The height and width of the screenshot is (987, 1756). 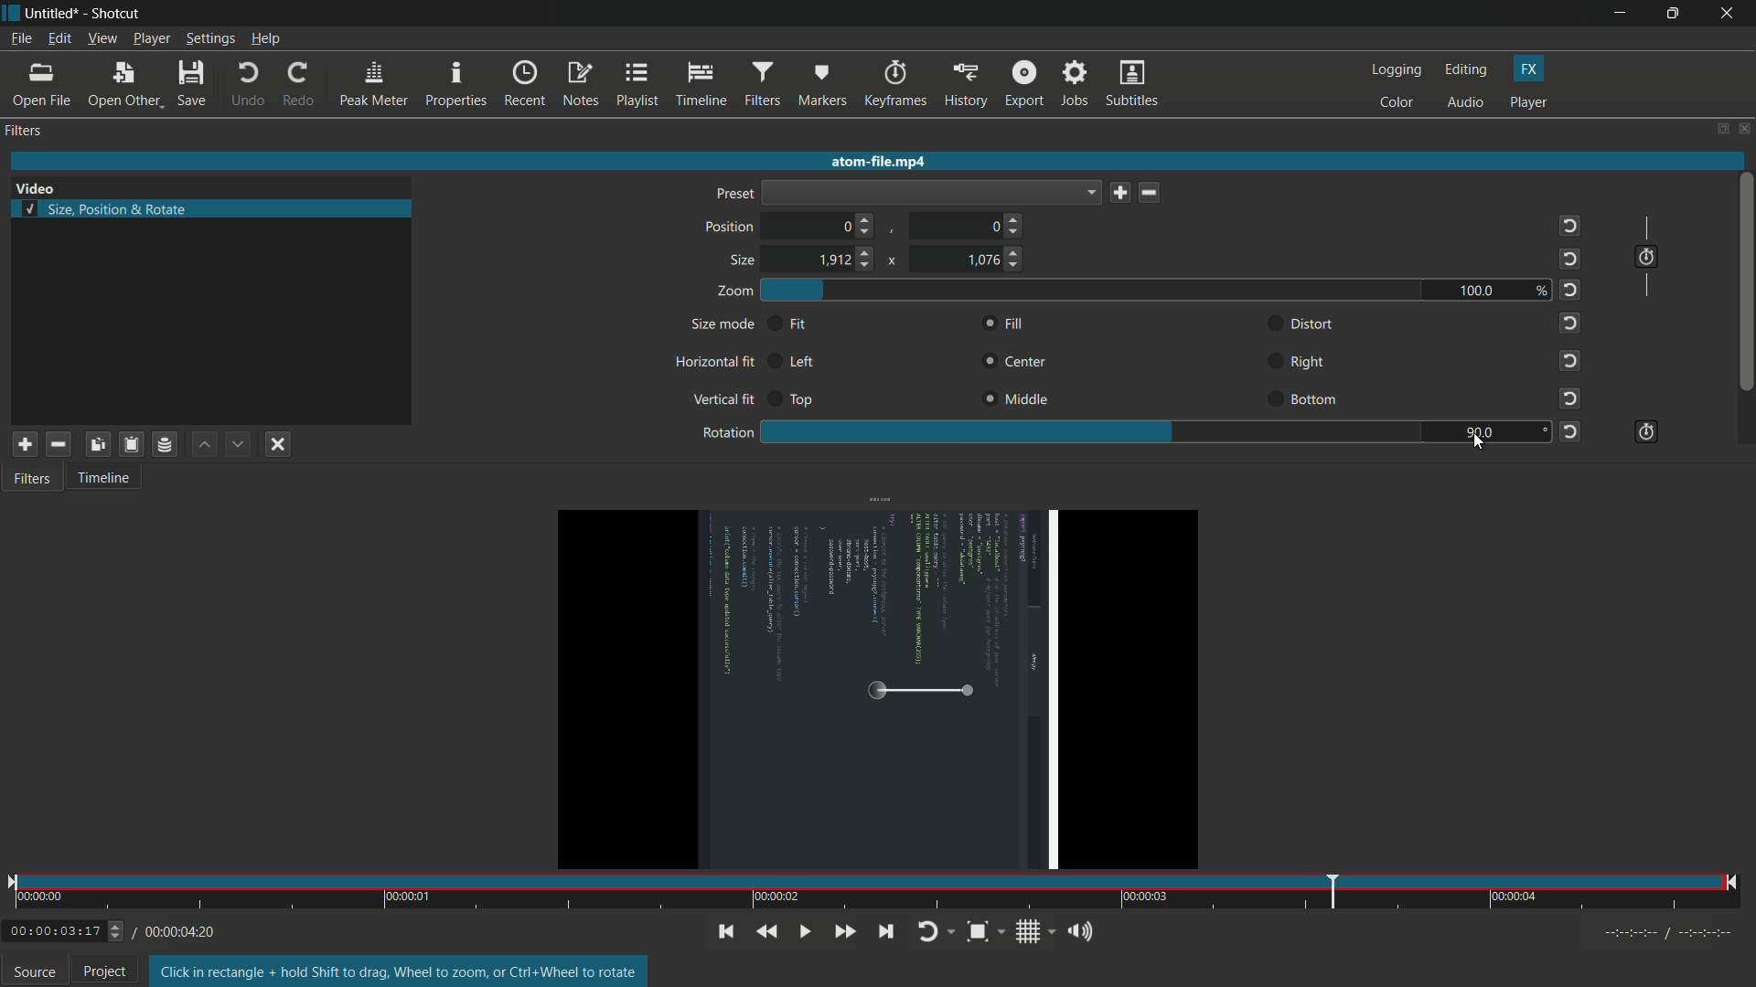 What do you see at coordinates (1650, 258) in the screenshot?
I see `use keyframes for this parameter` at bounding box center [1650, 258].